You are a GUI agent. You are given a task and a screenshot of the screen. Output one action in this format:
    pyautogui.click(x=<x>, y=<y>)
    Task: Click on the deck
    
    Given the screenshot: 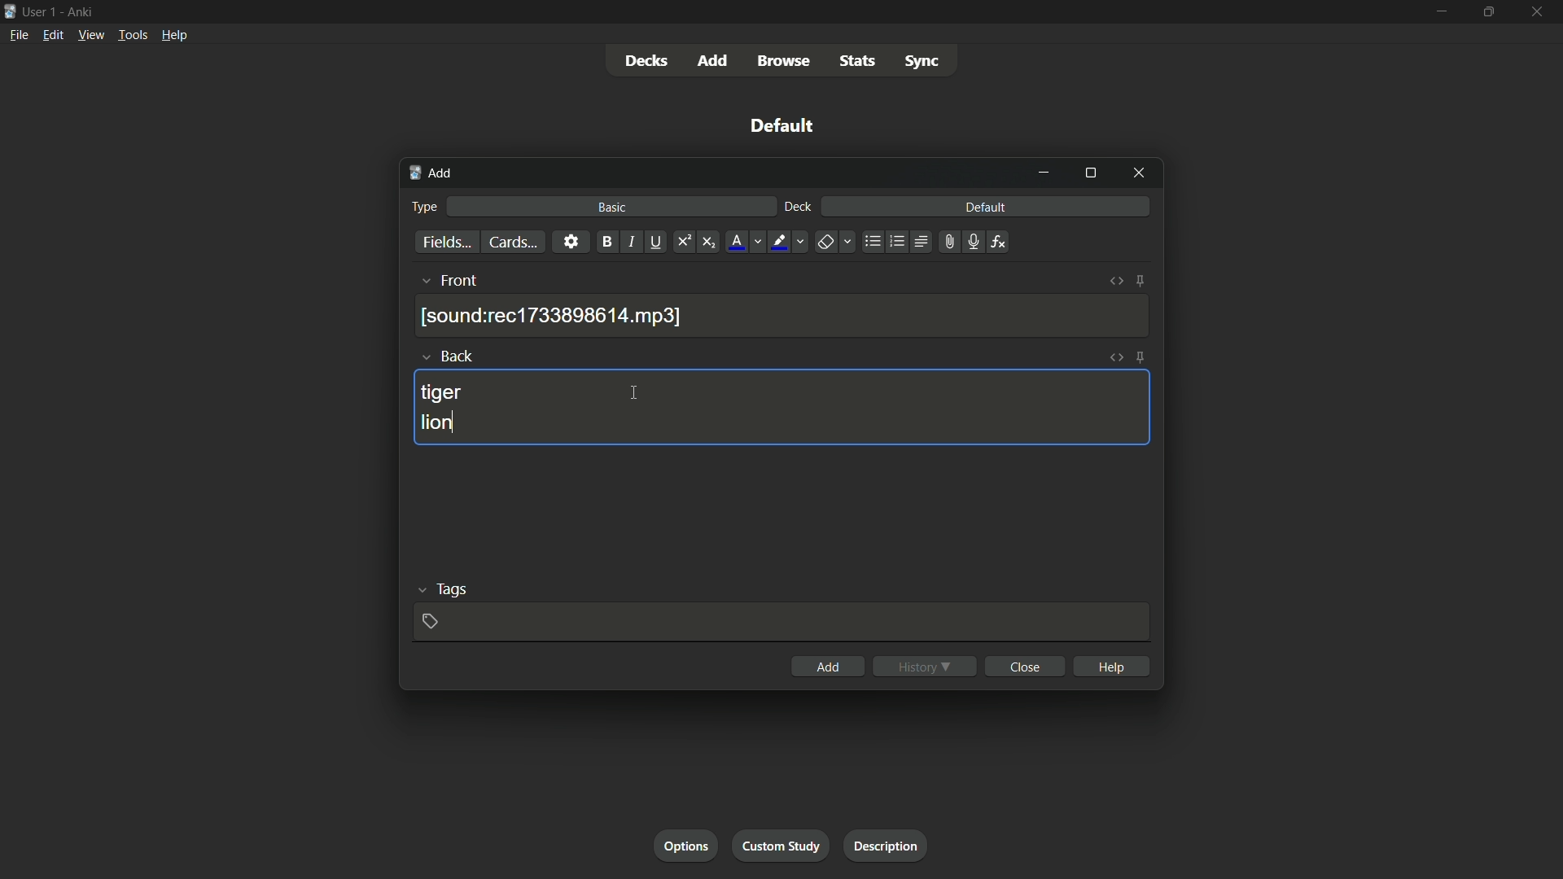 What is the action you would take?
    pyautogui.click(x=797, y=208)
    